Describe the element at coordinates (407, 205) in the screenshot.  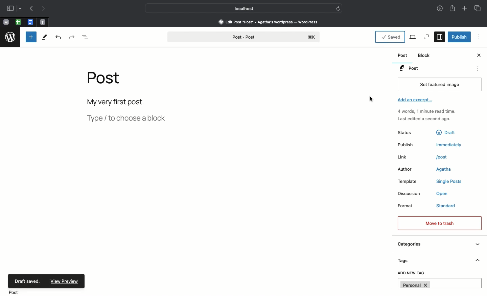
I see `Format` at that location.